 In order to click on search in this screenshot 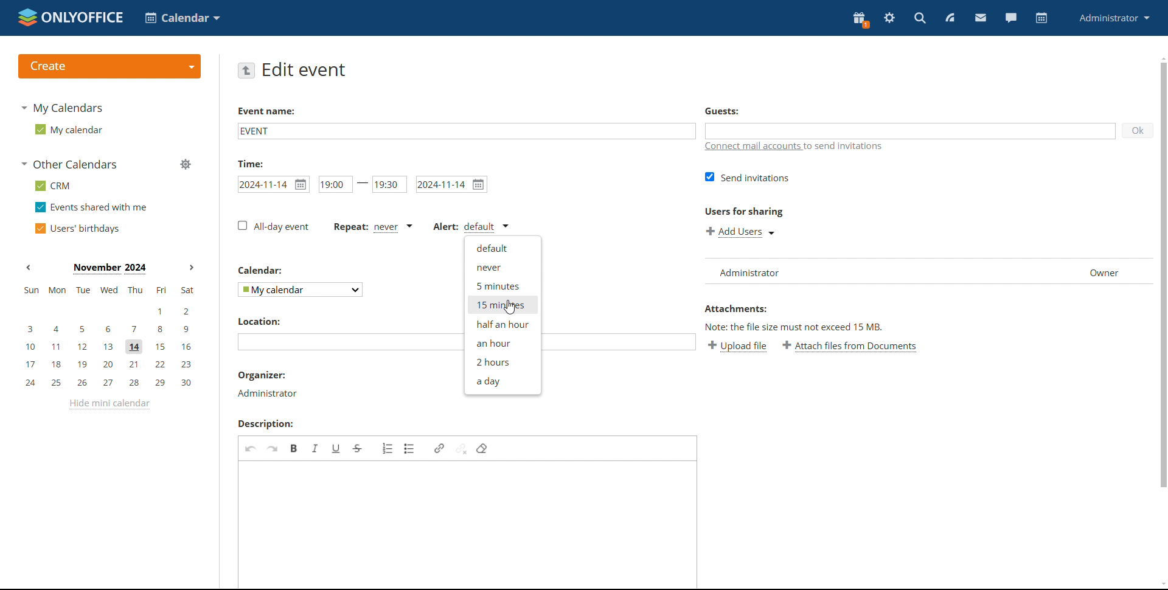, I will do `click(919, 18)`.